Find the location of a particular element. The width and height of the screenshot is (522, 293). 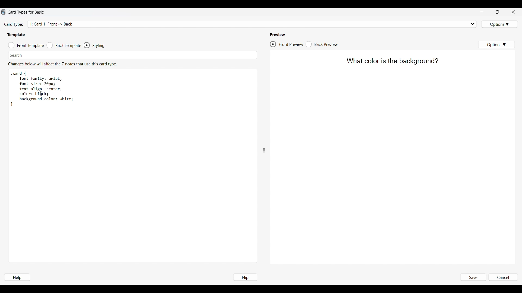

Cancel is located at coordinates (503, 278).